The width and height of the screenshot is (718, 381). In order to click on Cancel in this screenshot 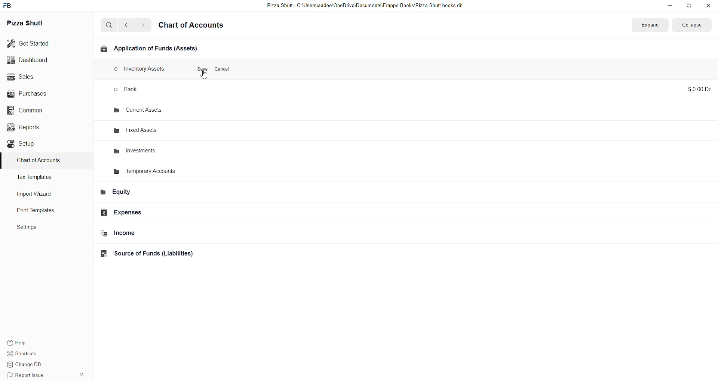, I will do `click(224, 69)`.